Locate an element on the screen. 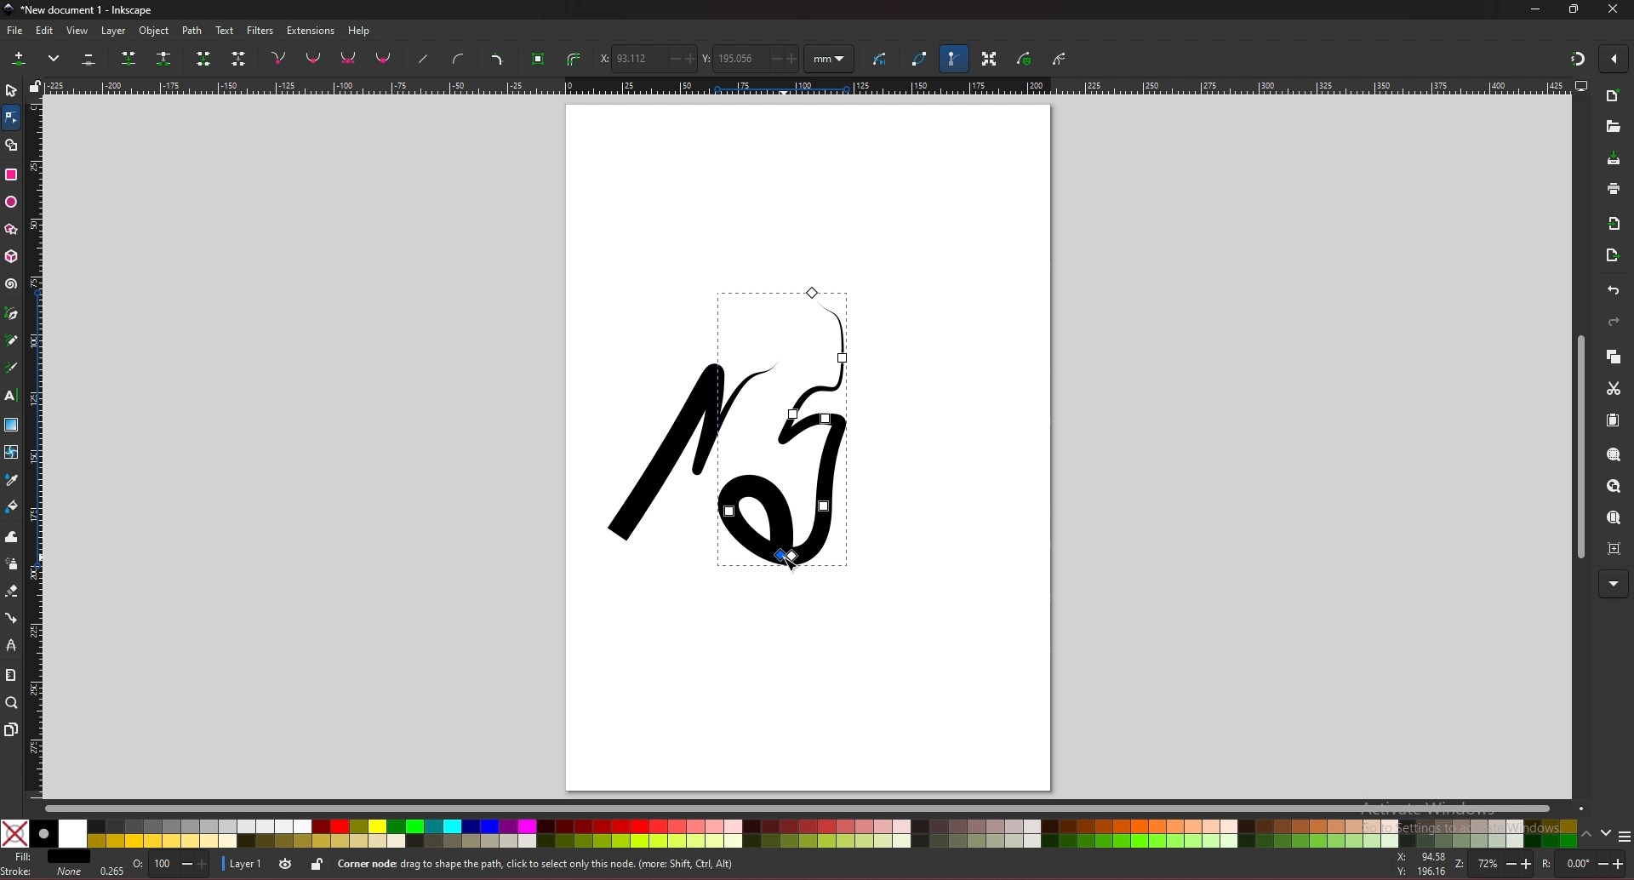 This screenshot has width=1634, height=880. x coordinate is located at coordinates (646, 58).